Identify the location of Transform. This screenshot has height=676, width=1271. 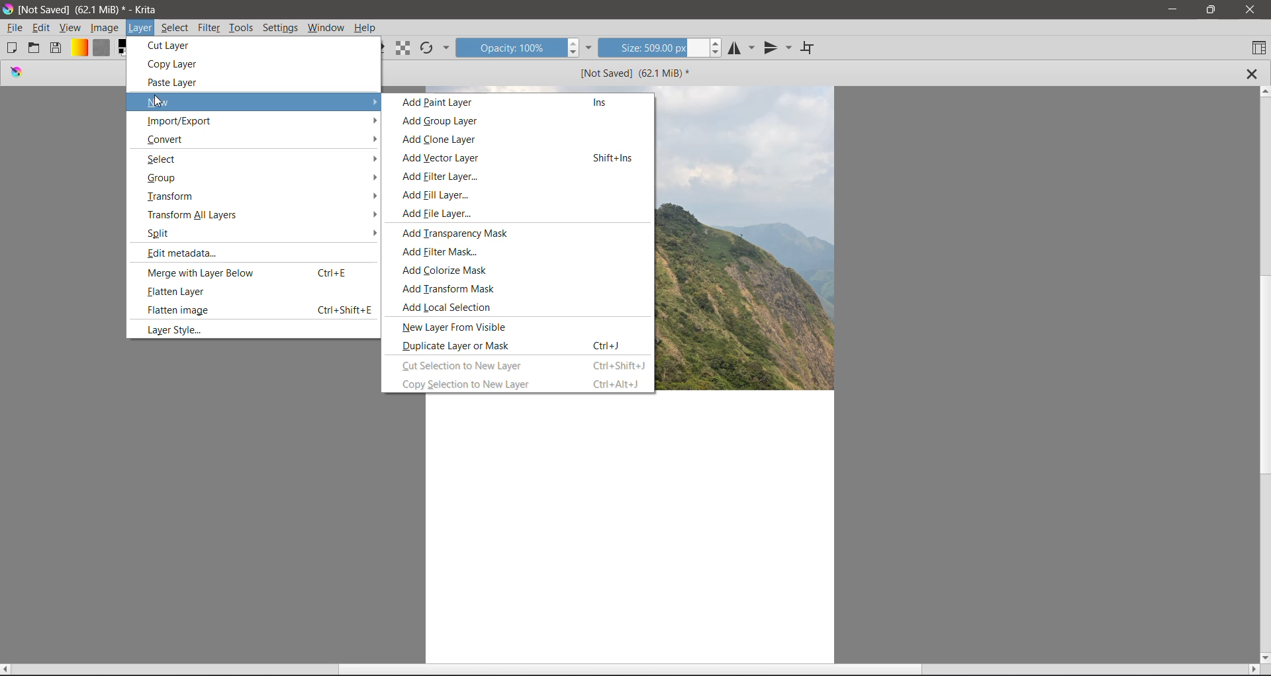
(263, 196).